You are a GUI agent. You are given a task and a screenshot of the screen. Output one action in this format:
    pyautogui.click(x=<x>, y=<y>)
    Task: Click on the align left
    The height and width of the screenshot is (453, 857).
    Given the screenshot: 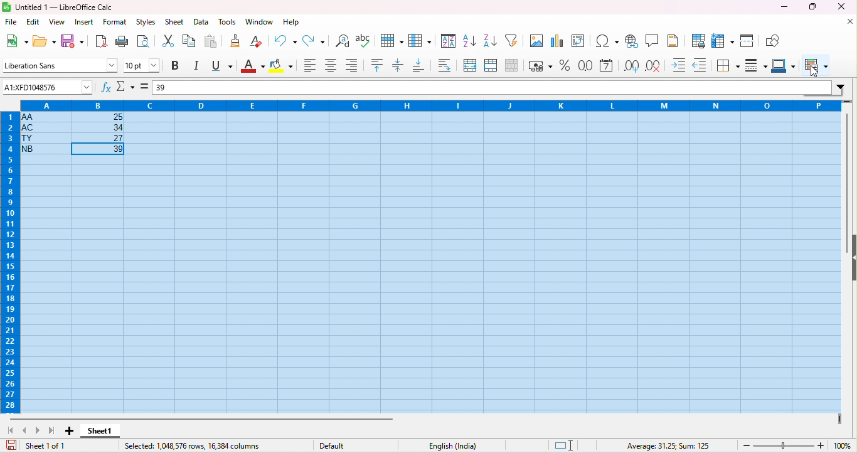 What is the action you would take?
    pyautogui.click(x=310, y=67)
    